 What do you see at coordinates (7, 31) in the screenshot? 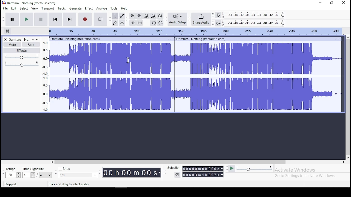
I see `timeline settings` at bounding box center [7, 31].